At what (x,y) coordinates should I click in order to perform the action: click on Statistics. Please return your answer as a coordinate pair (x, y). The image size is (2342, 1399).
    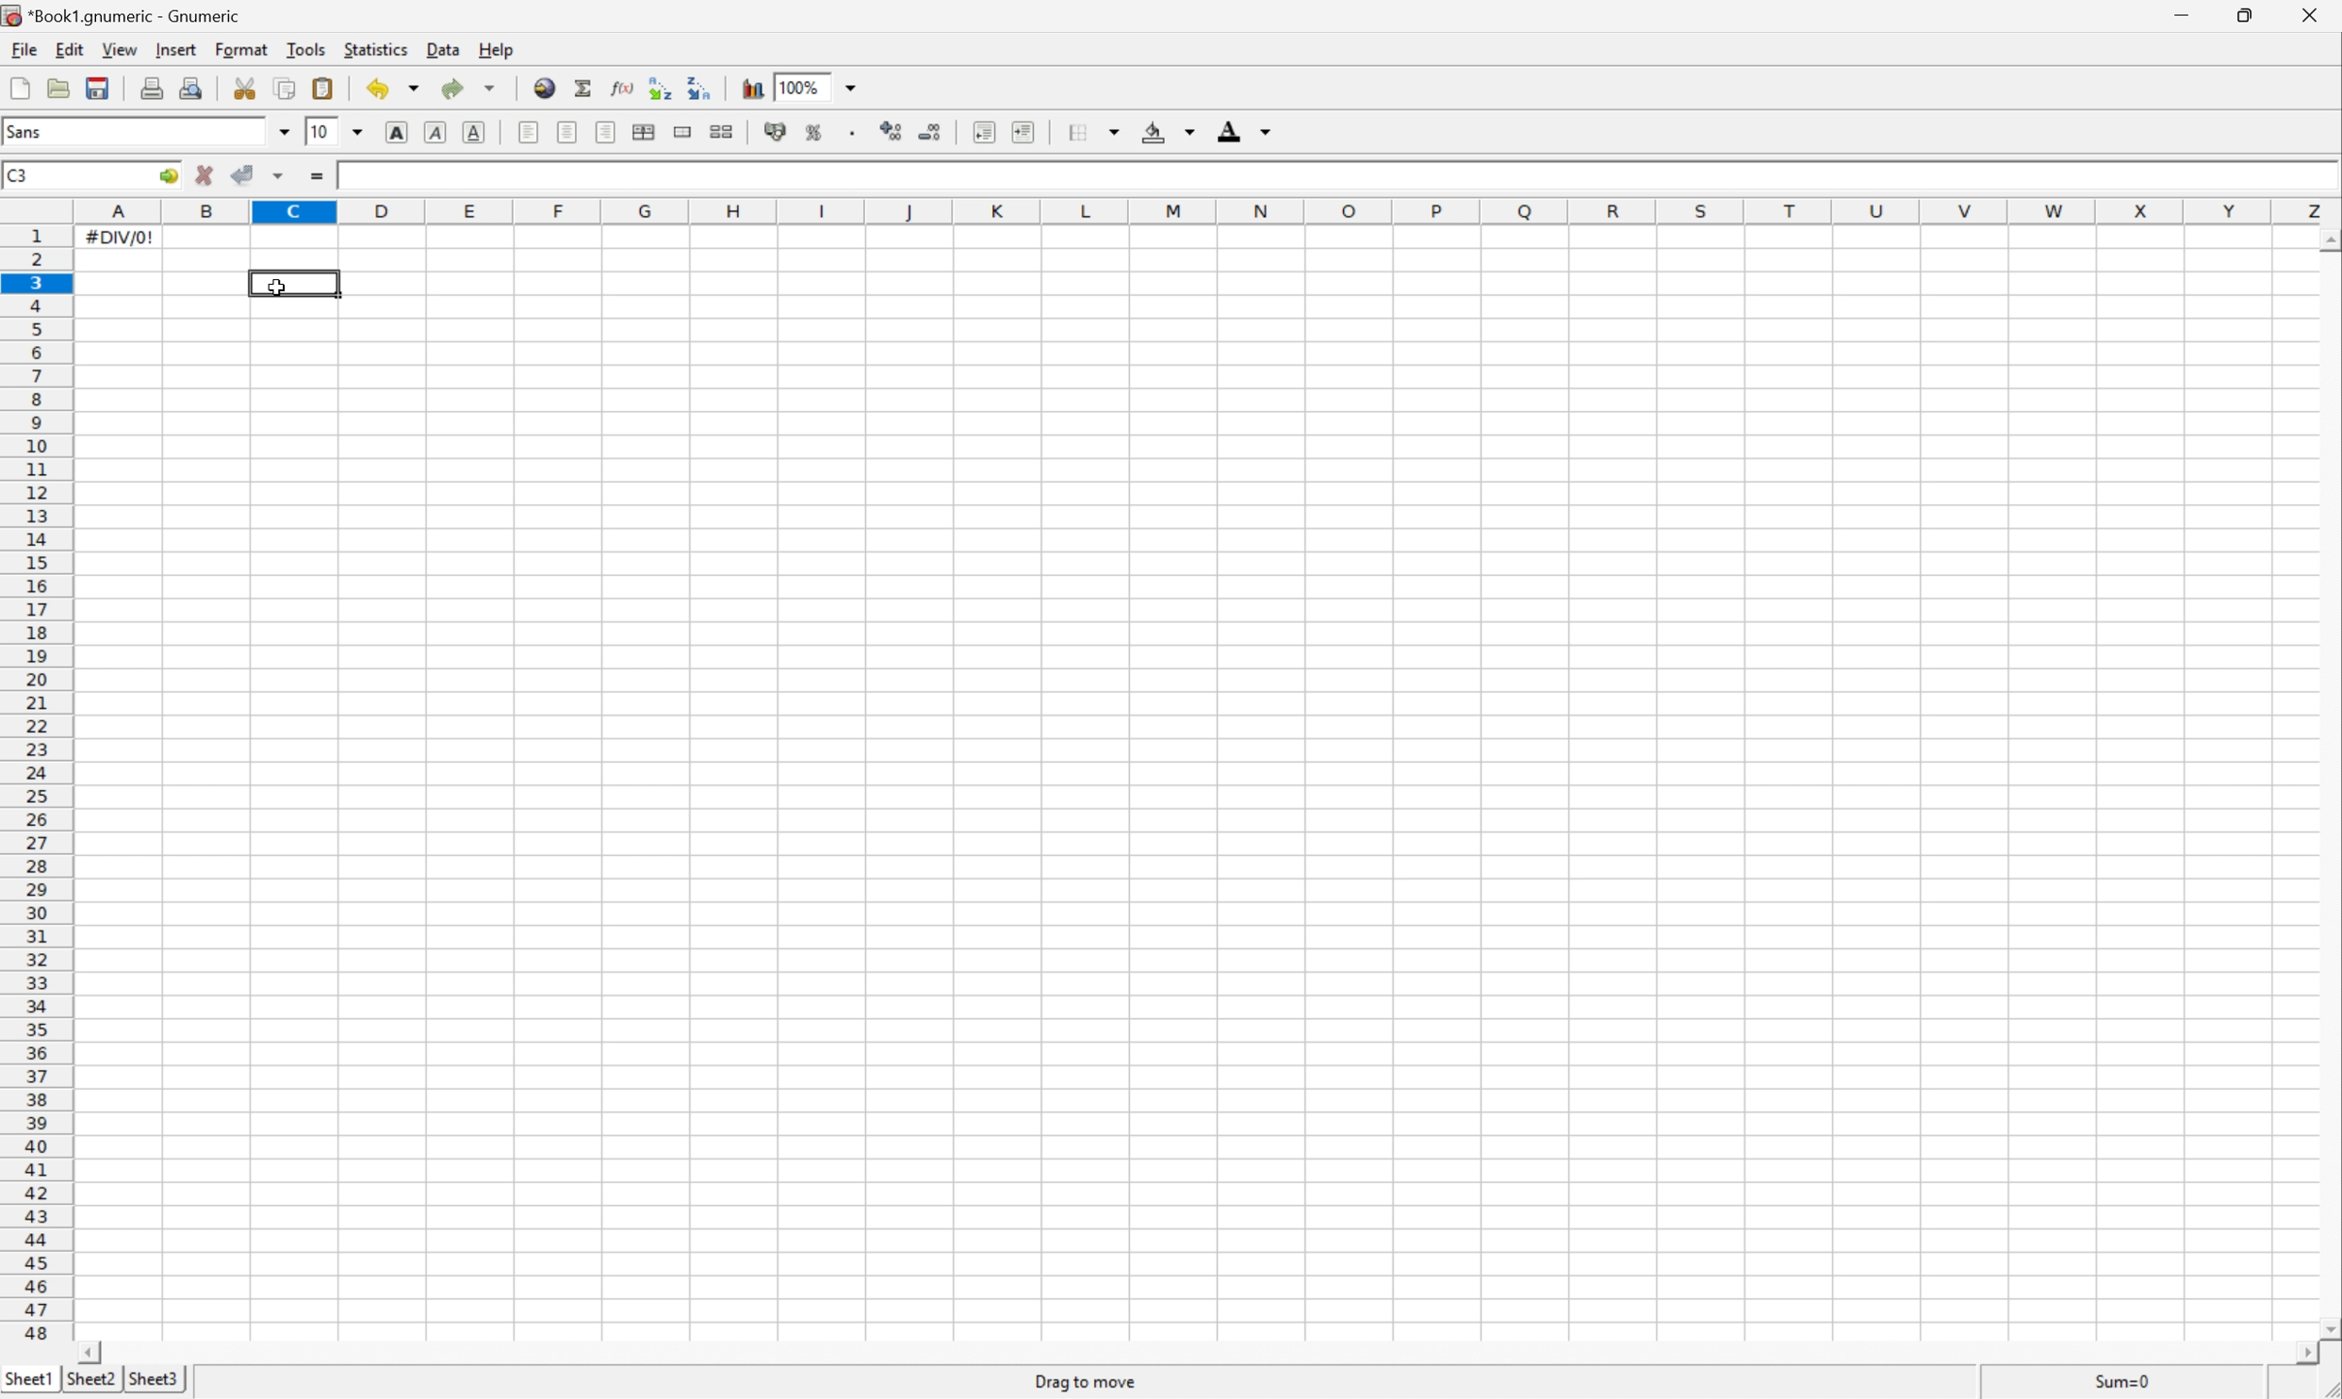
    Looking at the image, I should click on (376, 49).